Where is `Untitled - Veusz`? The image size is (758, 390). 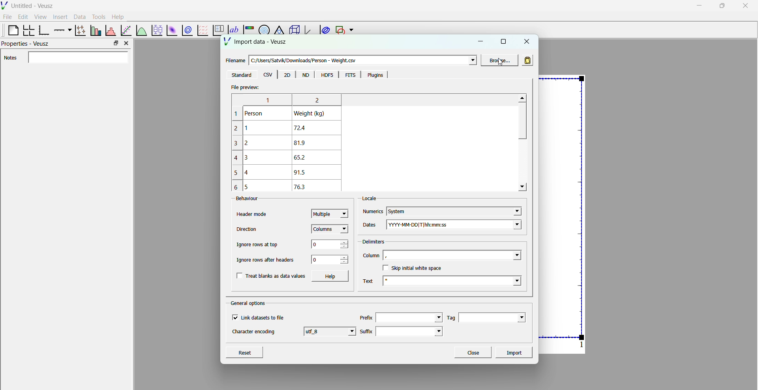 Untitled - Veusz is located at coordinates (33, 6).